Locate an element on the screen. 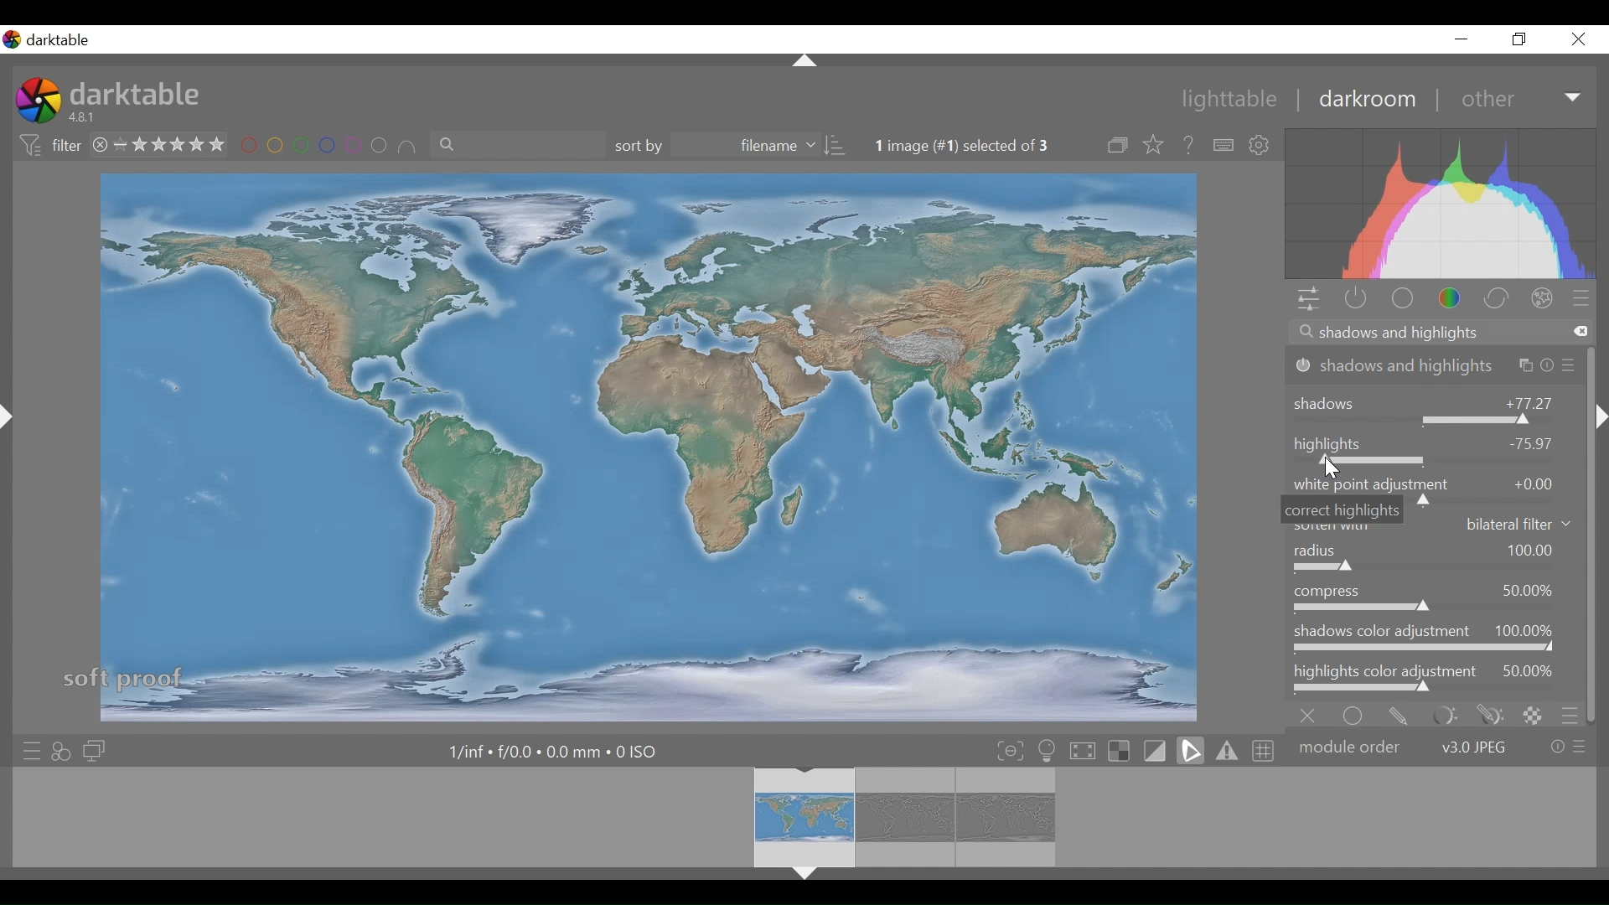 The width and height of the screenshot is (1609, 905). restore is located at coordinates (1523, 41).